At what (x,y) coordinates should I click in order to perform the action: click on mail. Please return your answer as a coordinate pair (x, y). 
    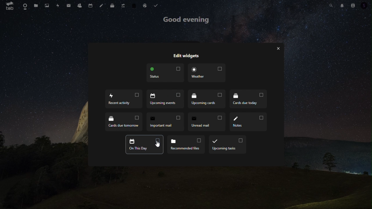
    Looking at the image, I should click on (69, 5).